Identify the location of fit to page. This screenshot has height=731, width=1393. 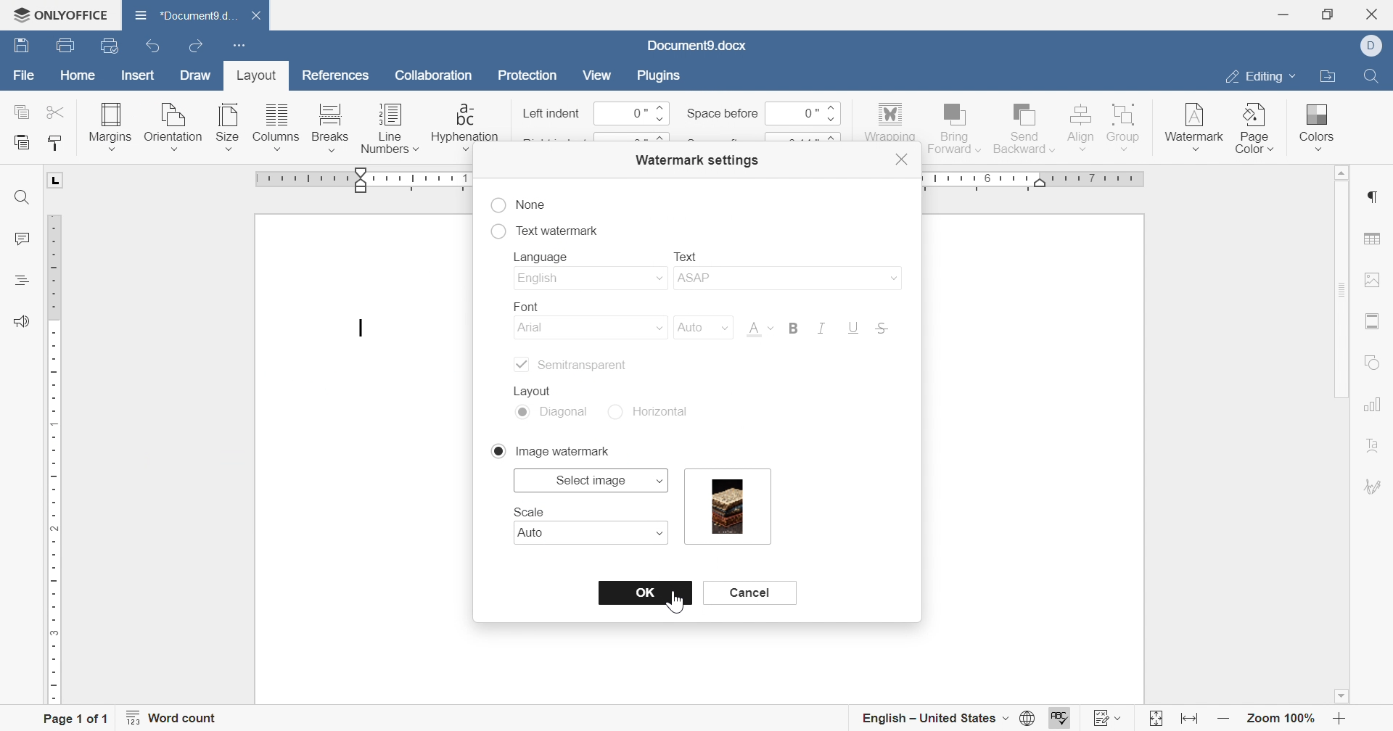
(1154, 721).